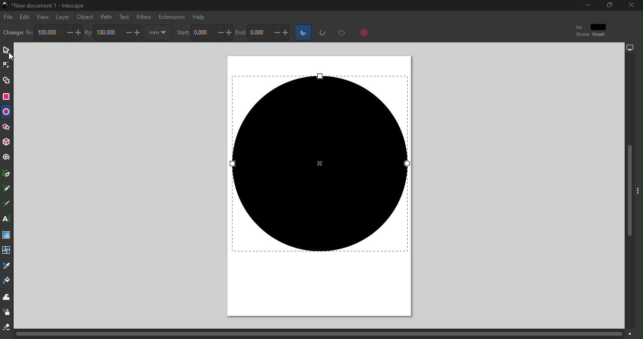 The height and width of the screenshot is (339, 643). I want to click on Filters, so click(144, 17).